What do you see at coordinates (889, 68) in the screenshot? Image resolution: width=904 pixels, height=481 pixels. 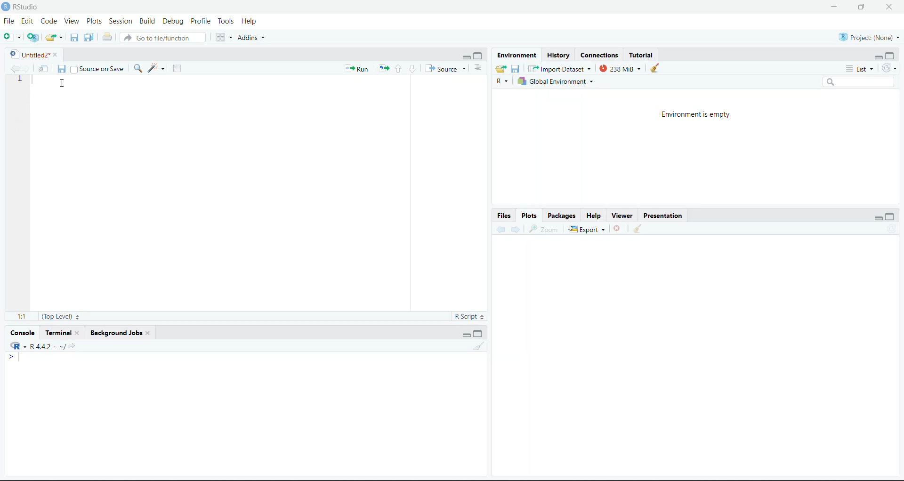 I see `refresh` at bounding box center [889, 68].